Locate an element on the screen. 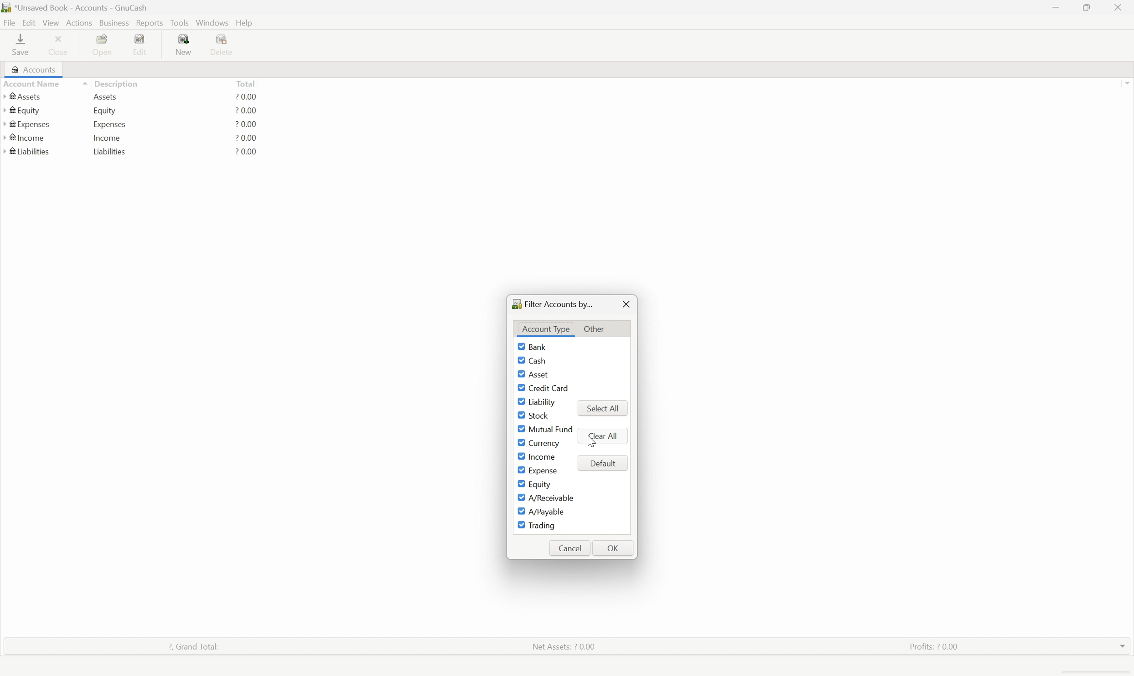 This screenshot has width=1134, height=676. Mutual fund is located at coordinates (551, 430).